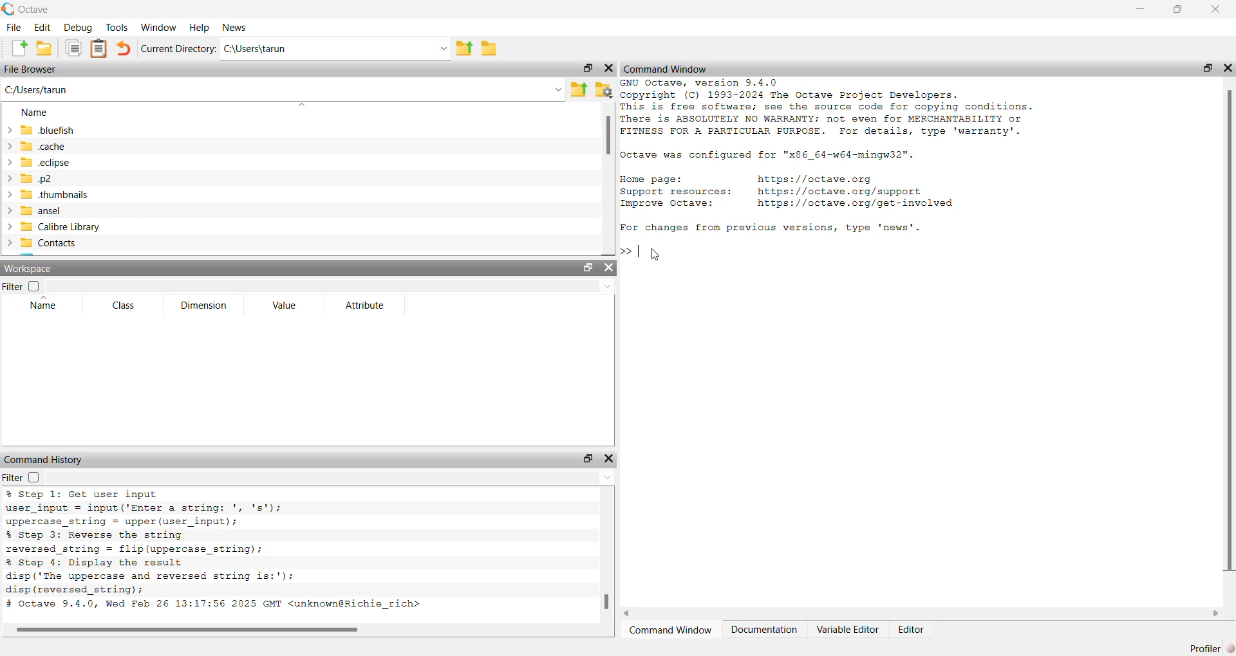 The height and width of the screenshot is (656, 1236). What do you see at coordinates (492, 49) in the screenshot?
I see `browse directories` at bounding box center [492, 49].